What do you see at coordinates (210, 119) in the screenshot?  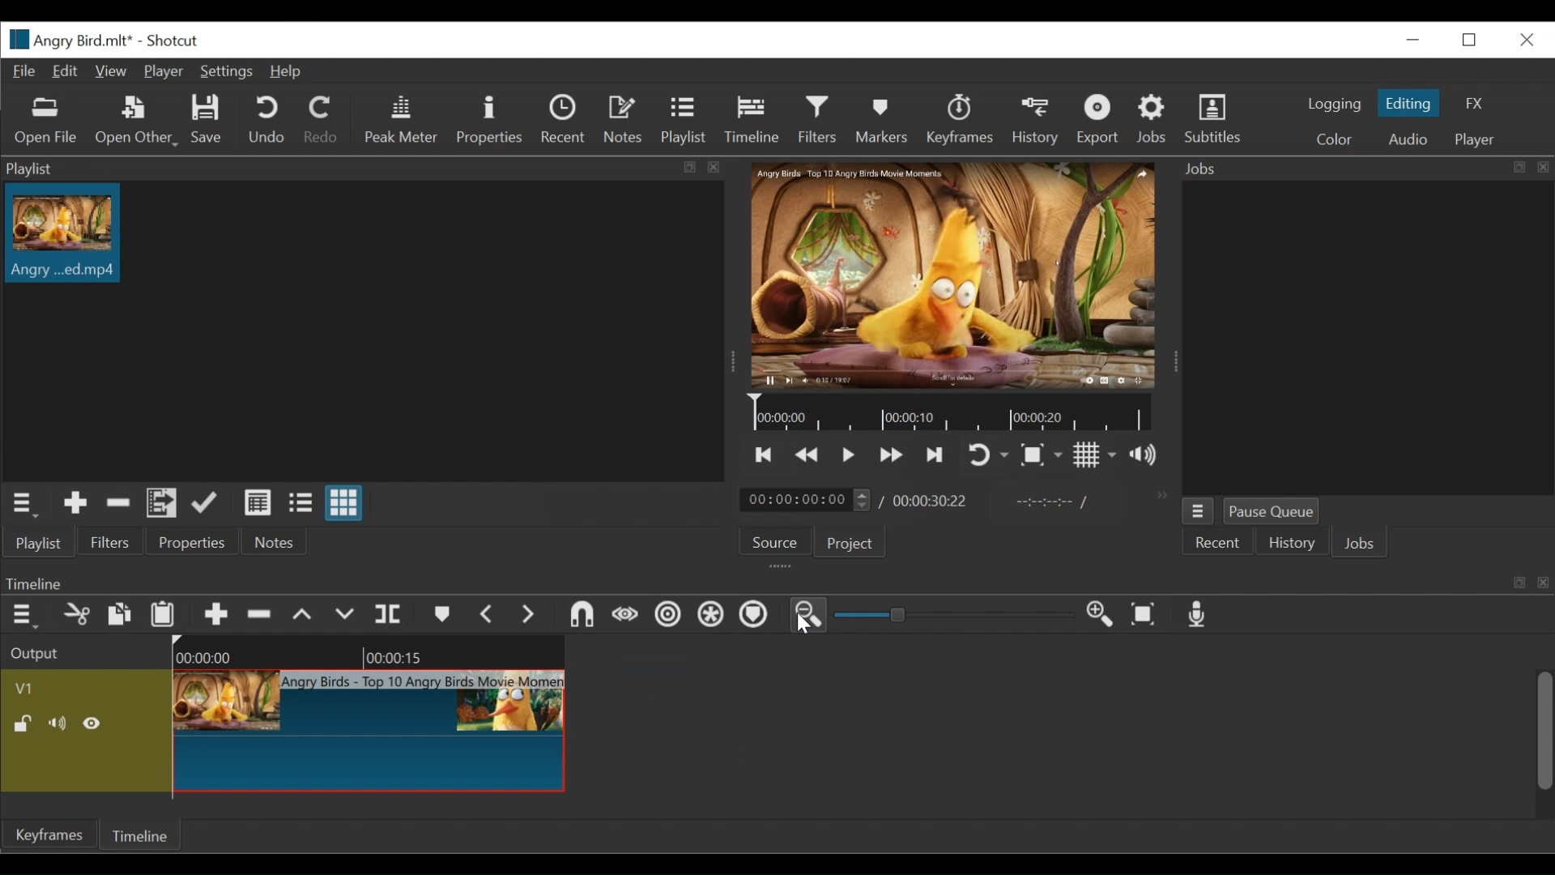 I see `Save` at bounding box center [210, 119].